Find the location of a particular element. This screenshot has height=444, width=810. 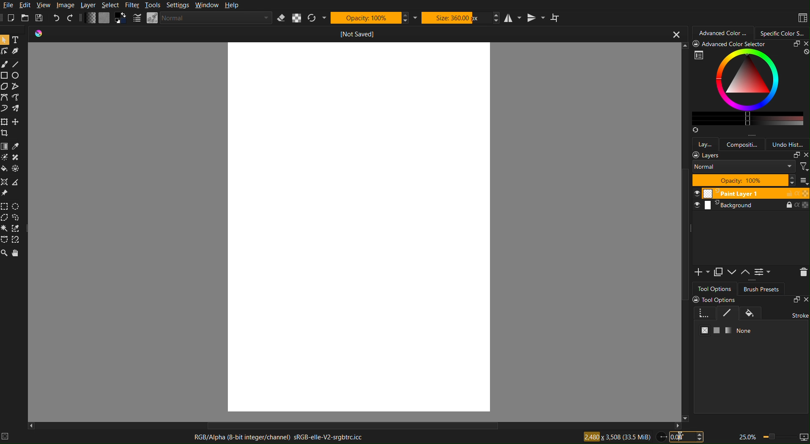

vanishing Point Assistant Tool is located at coordinates (4, 181).